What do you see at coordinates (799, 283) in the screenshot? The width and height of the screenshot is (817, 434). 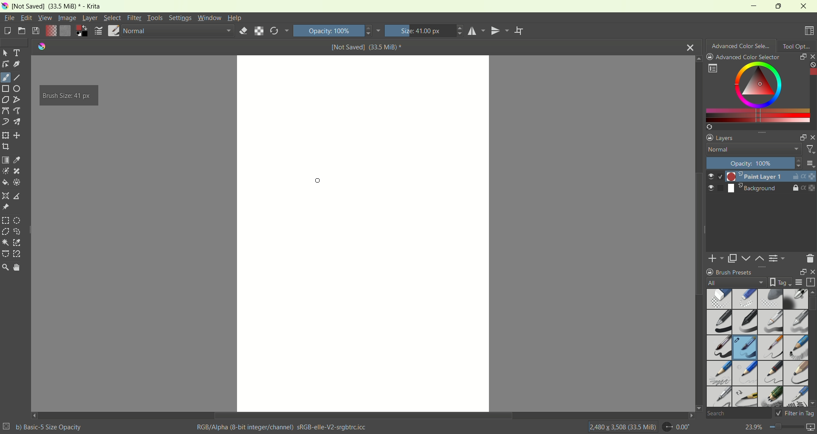 I see `display` at bounding box center [799, 283].